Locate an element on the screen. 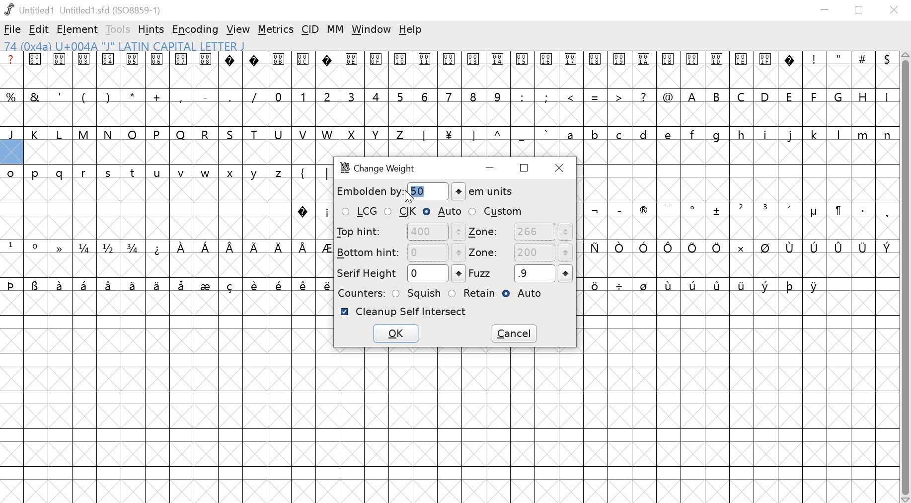  symbols is located at coordinates (737, 248).